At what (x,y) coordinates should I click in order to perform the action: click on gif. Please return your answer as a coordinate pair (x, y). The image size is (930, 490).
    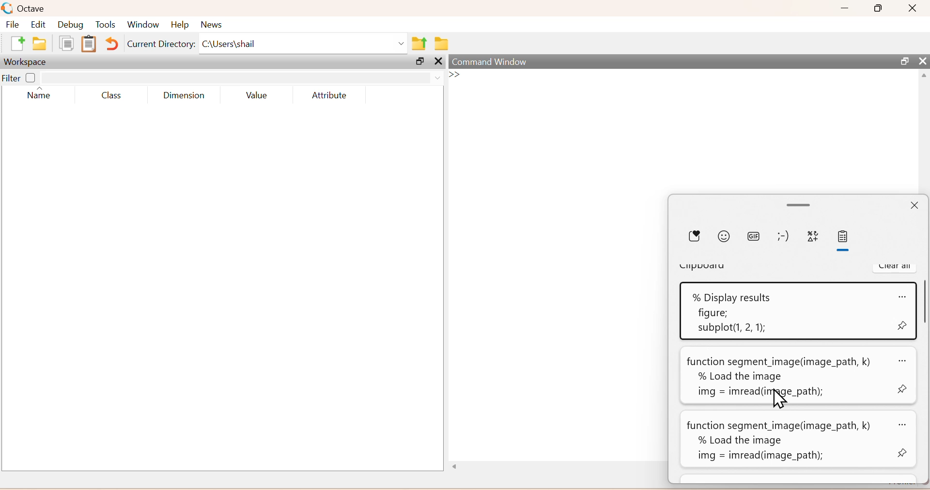
    Looking at the image, I should click on (754, 236).